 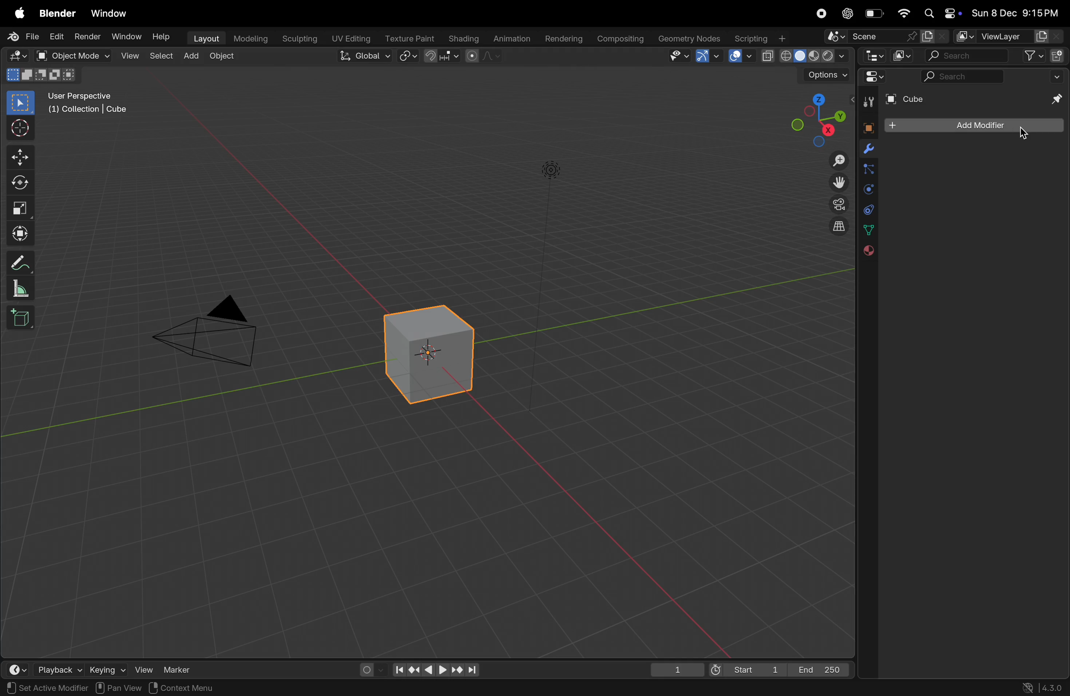 I want to click on + add modifier, so click(x=973, y=126).